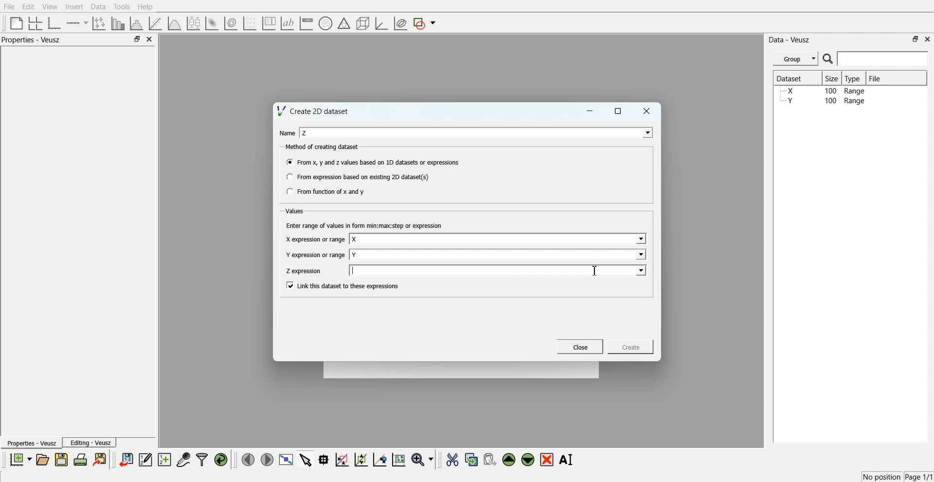 The width and height of the screenshot is (934, 482). I want to click on Click to reset graph axes, so click(398, 459).